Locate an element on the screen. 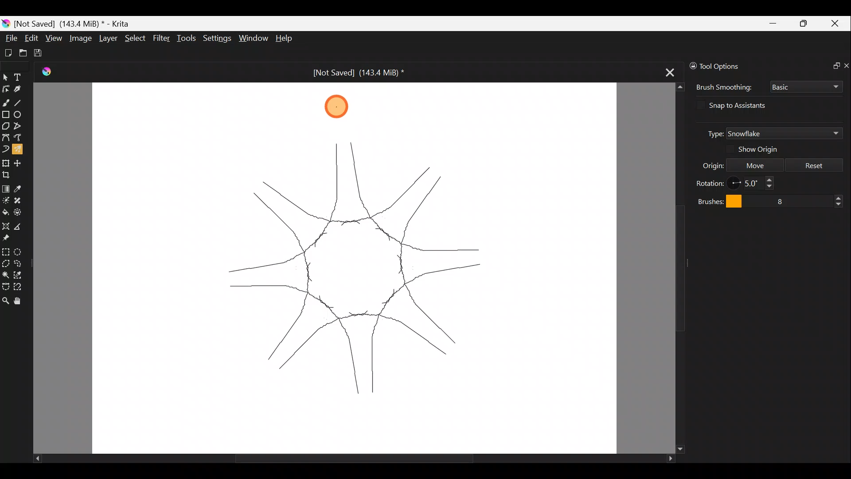 The image size is (851, 479). Tool options is located at coordinates (730, 66).